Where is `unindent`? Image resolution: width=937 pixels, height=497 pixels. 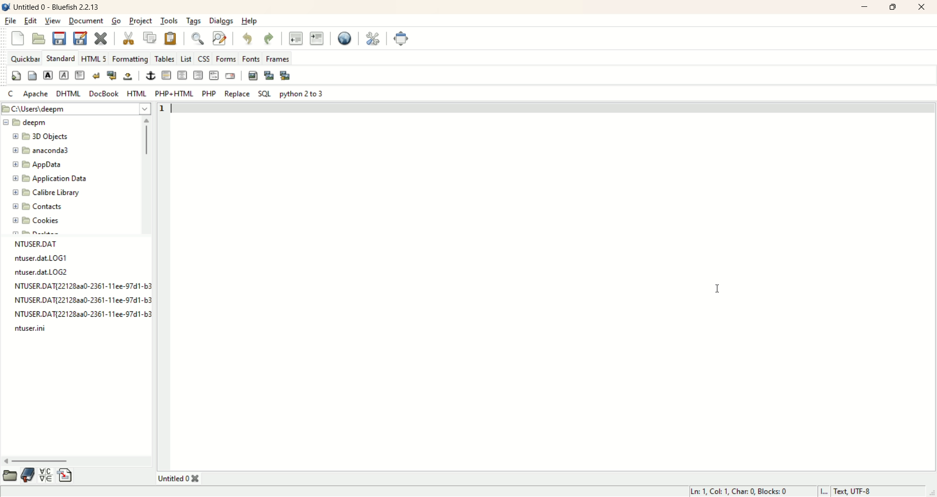
unindent is located at coordinates (296, 38).